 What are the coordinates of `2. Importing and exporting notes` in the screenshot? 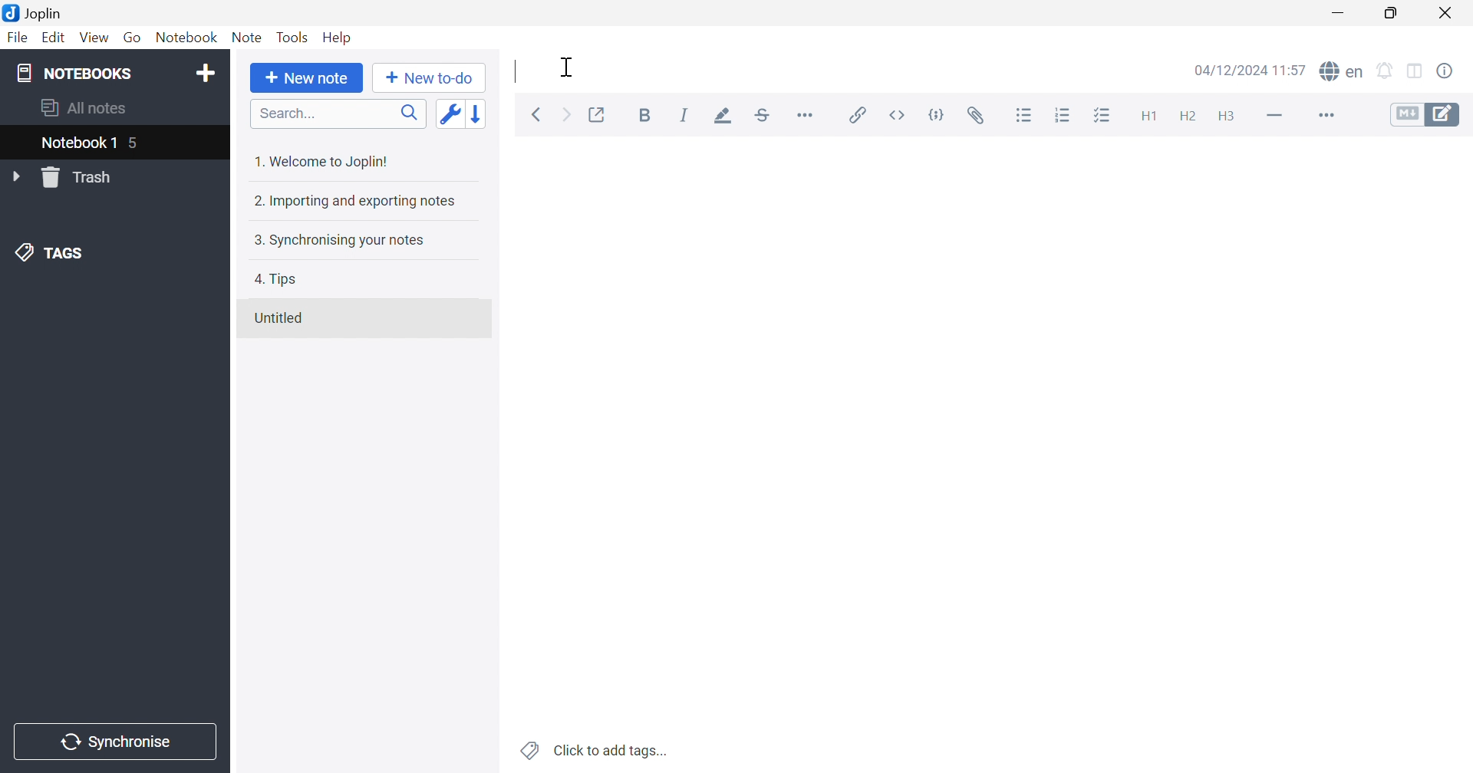 It's located at (356, 202).